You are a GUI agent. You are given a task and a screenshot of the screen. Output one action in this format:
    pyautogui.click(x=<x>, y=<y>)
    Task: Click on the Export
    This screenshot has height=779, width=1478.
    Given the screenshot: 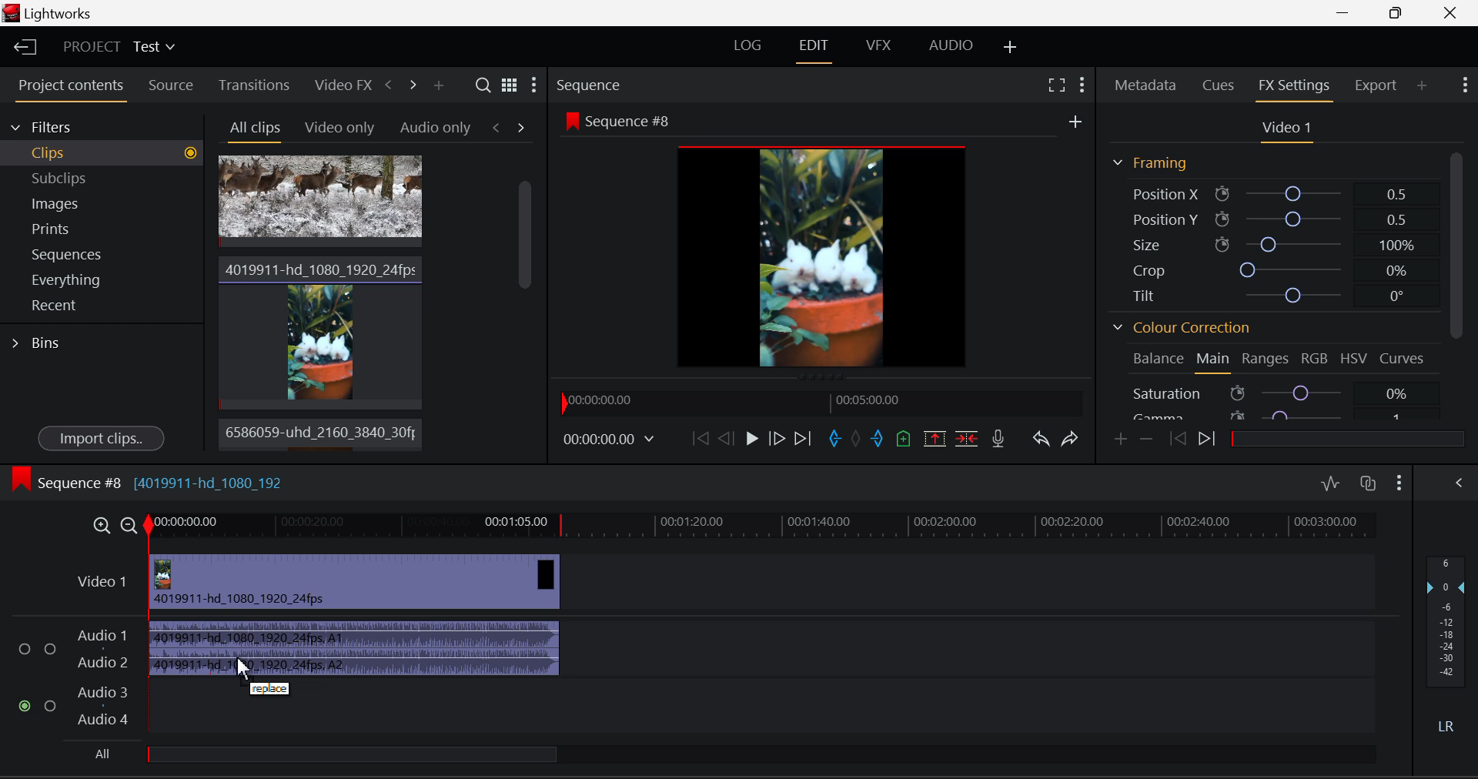 What is the action you would take?
    pyautogui.click(x=1375, y=85)
    